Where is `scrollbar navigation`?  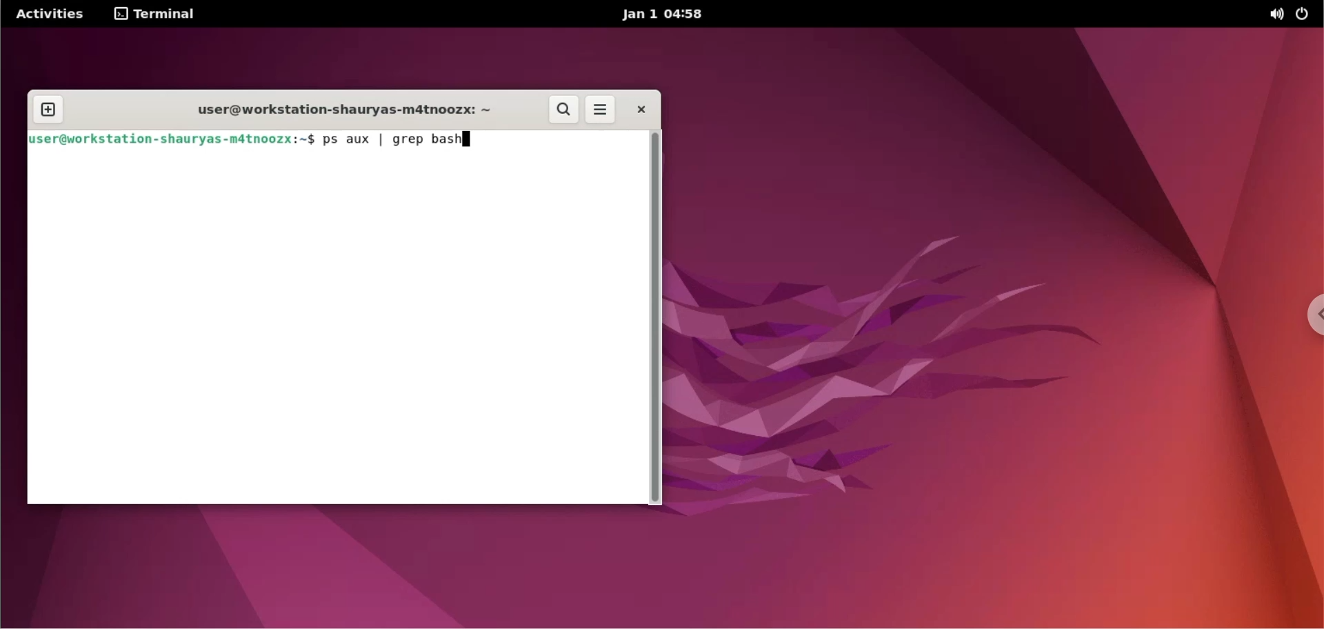
scrollbar navigation is located at coordinates (656, 317).